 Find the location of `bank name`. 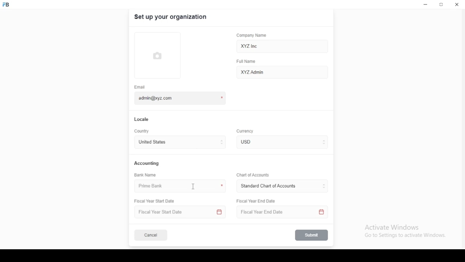

bank name is located at coordinates (146, 175).